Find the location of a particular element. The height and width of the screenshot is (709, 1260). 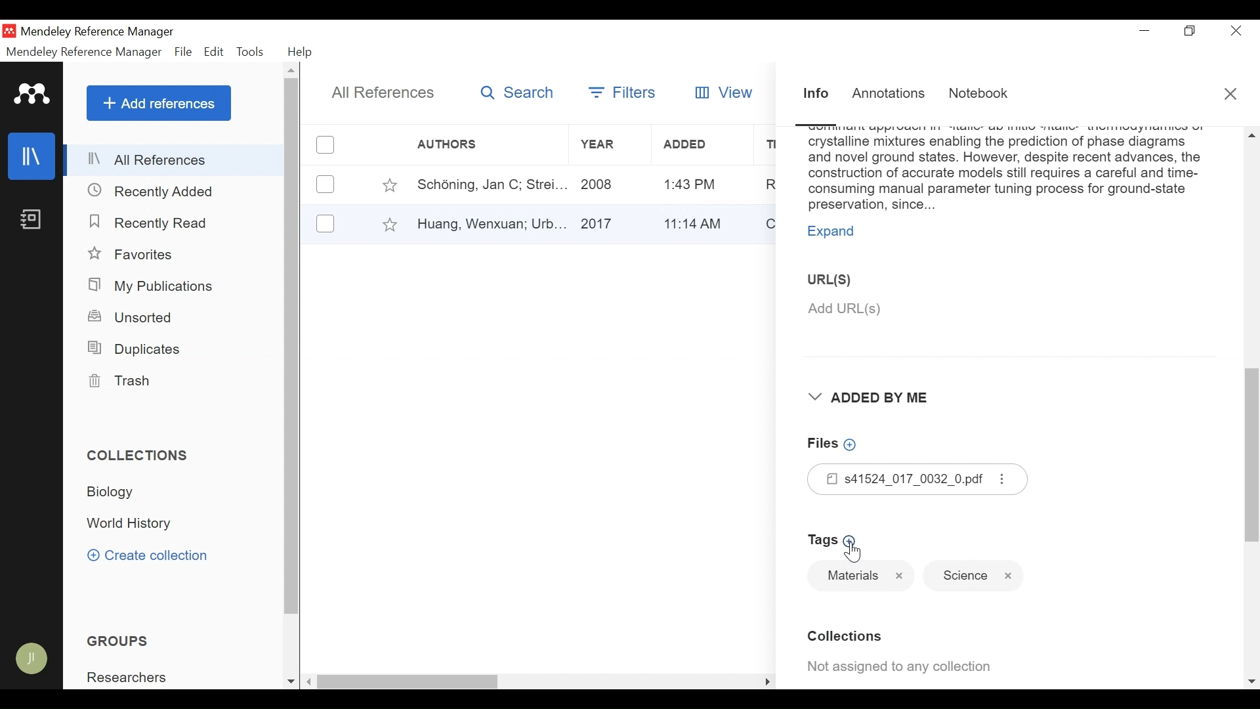

Tag name is located at coordinates (975, 575).